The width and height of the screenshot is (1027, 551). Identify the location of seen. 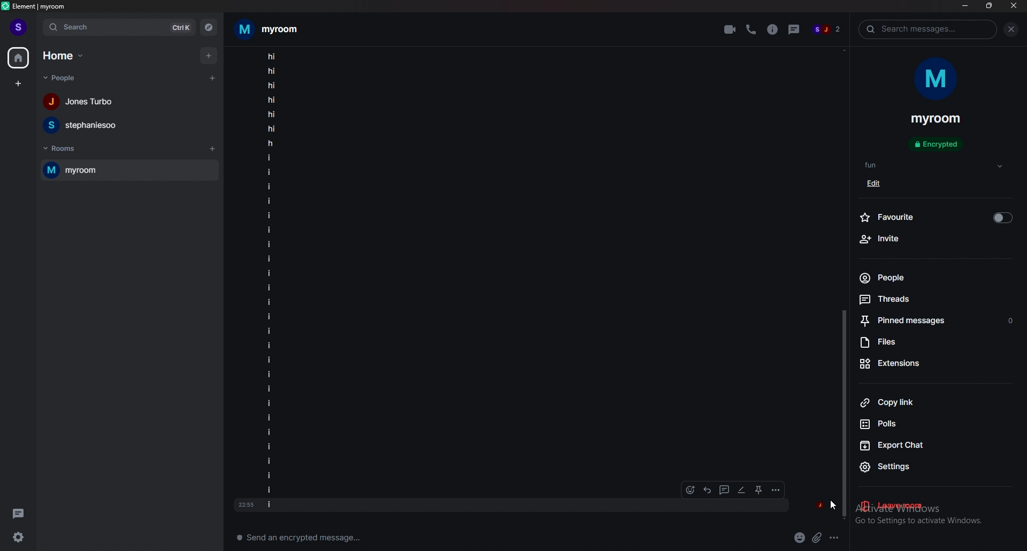
(819, 505).